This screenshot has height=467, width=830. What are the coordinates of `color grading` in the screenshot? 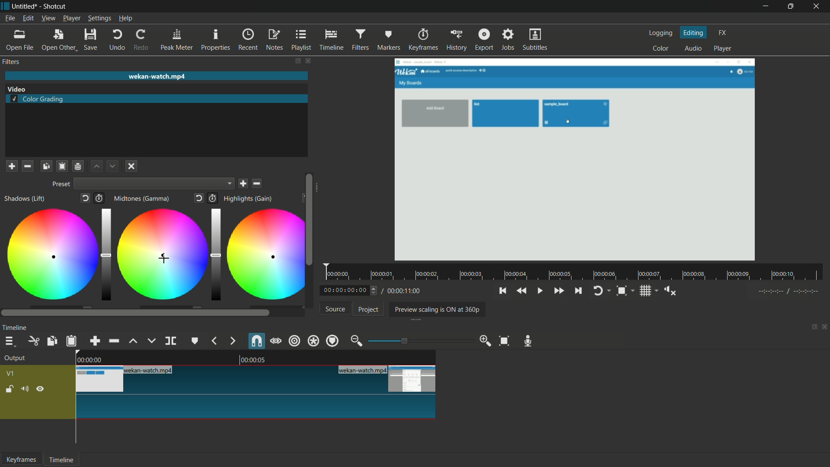 It's located at (16, 88).